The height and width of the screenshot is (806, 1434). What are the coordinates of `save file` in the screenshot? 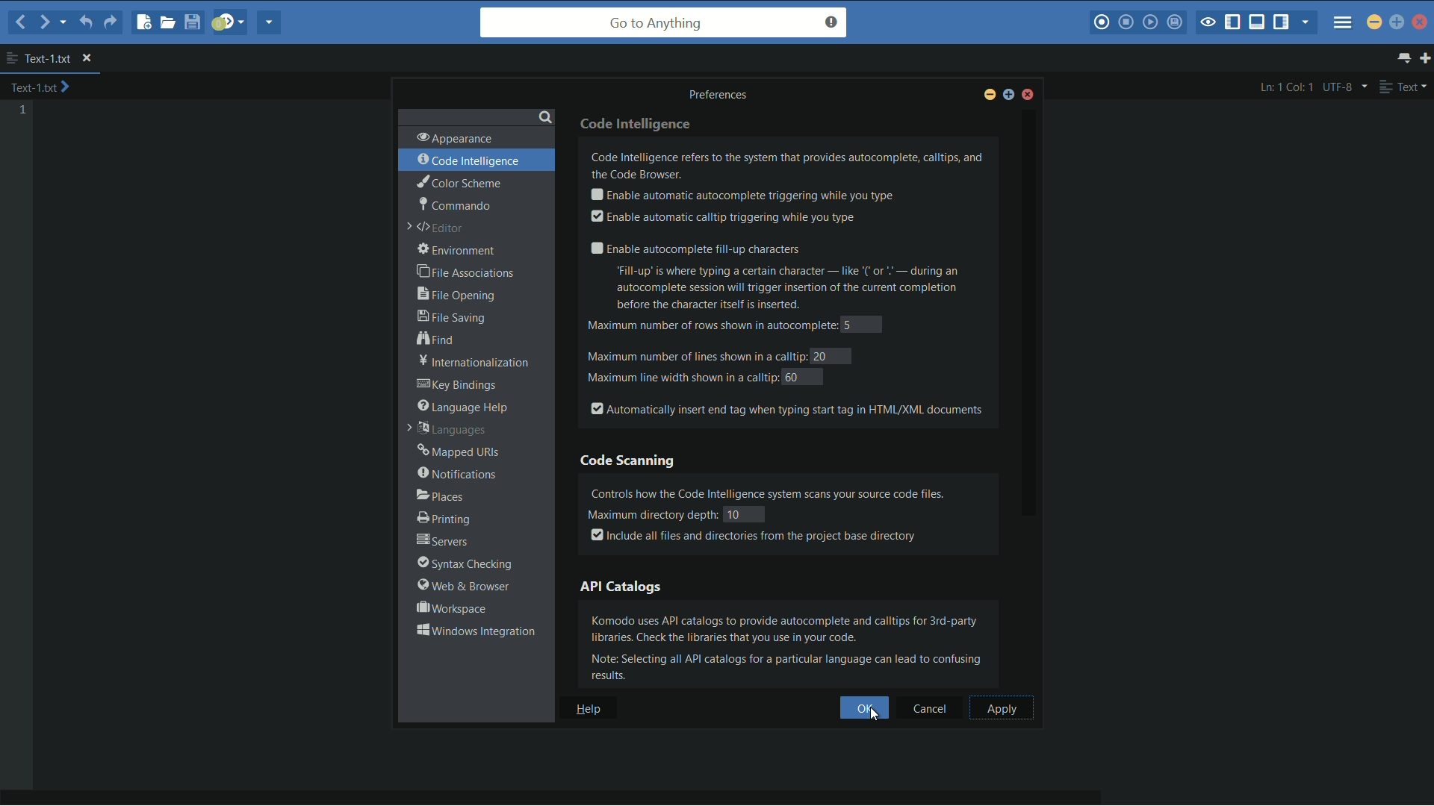 It's located at (194, 22).